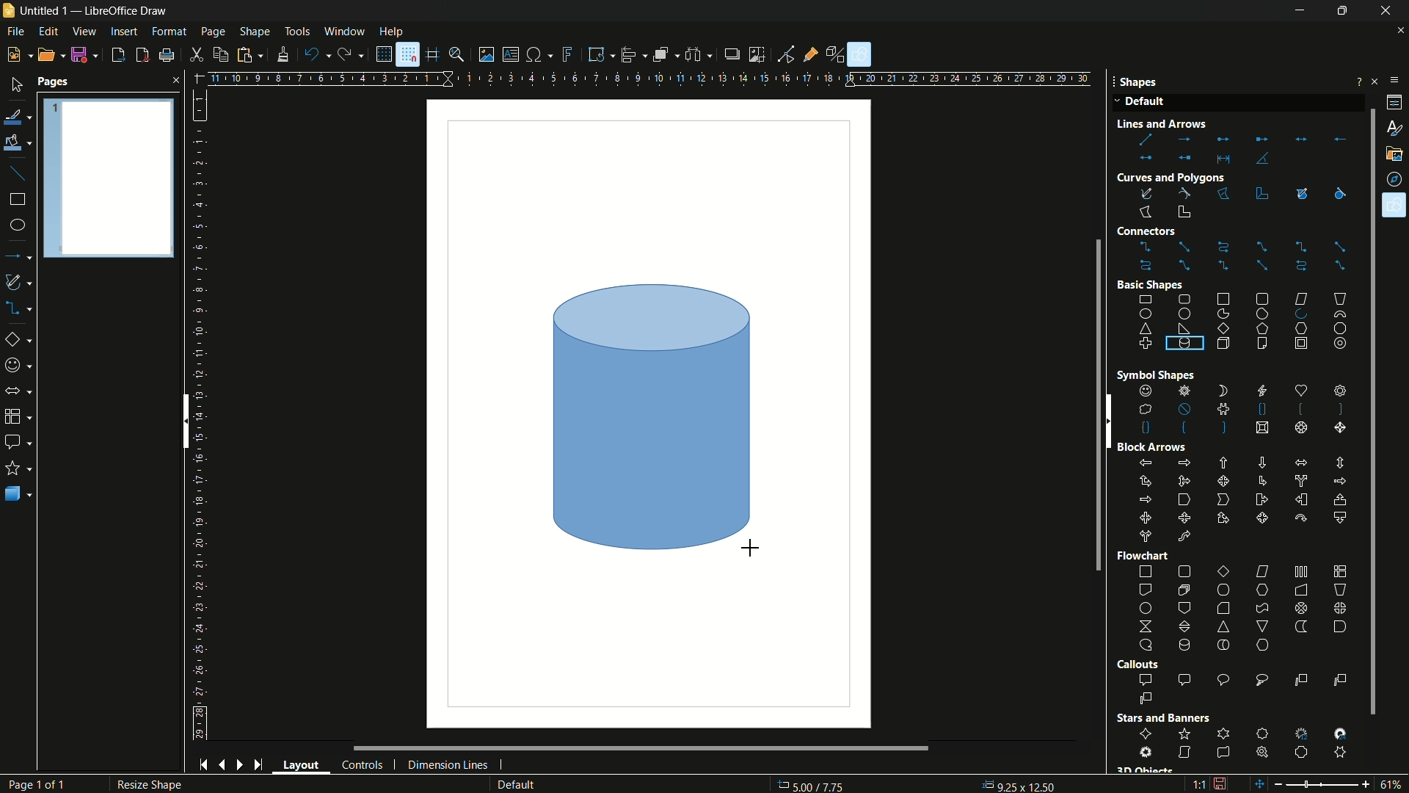 This screenshot has width=1409, height=793. Describe the element at coordinates (21, 308) in the screenshot. I see `connectors` at that location.